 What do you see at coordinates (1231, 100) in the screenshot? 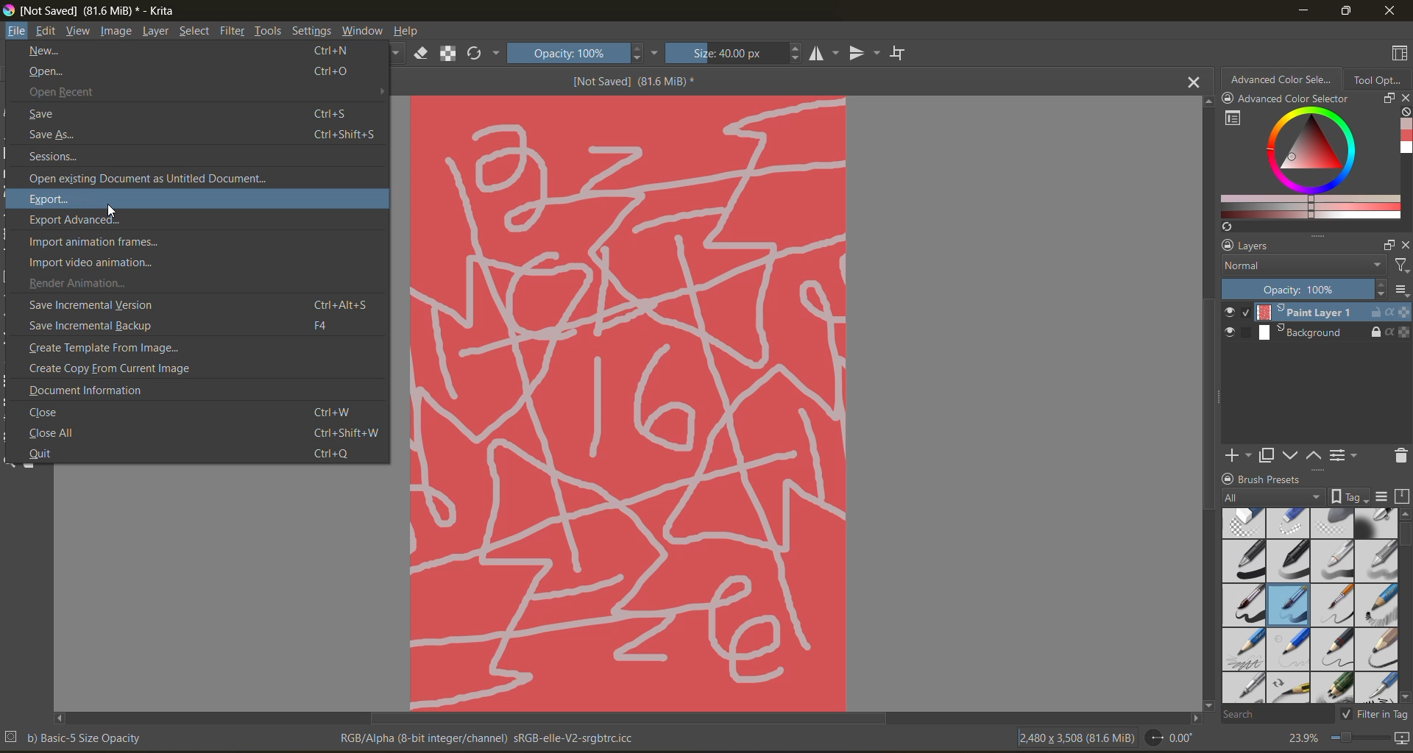
I see `lock/unlock docker` at bounding box center [1231, 100].